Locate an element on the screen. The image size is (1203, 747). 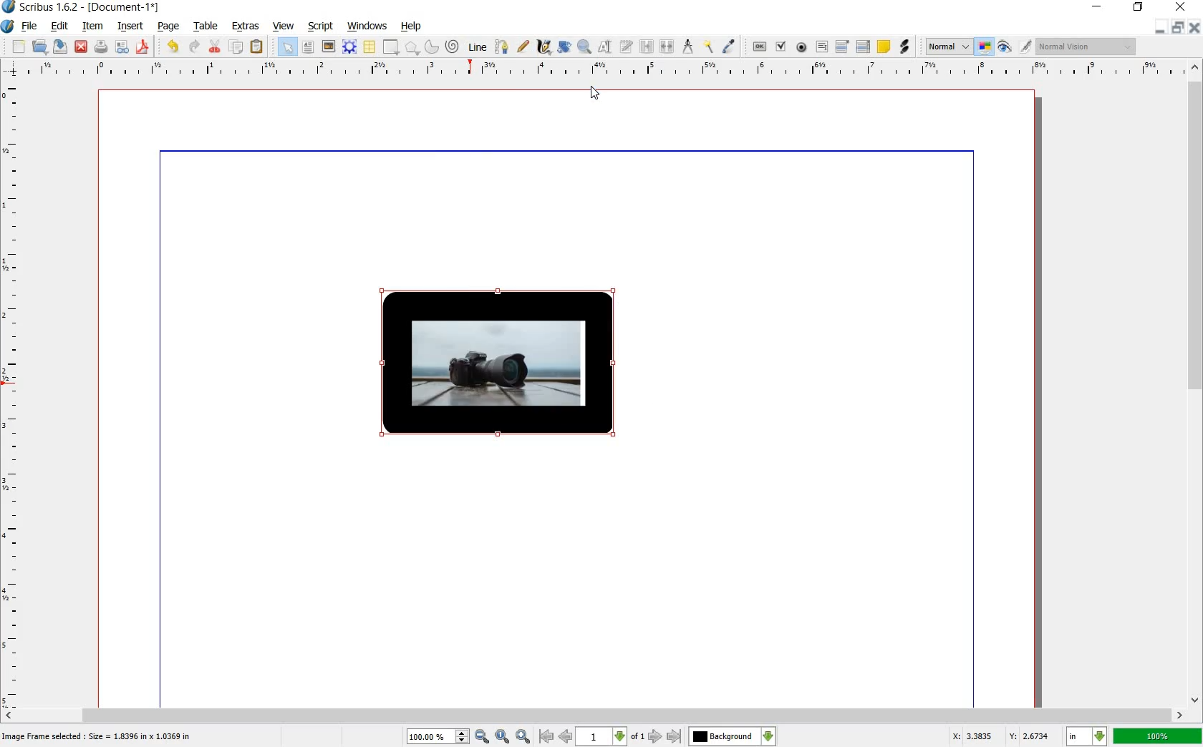
zoom in is located at coordinates (448, 736).